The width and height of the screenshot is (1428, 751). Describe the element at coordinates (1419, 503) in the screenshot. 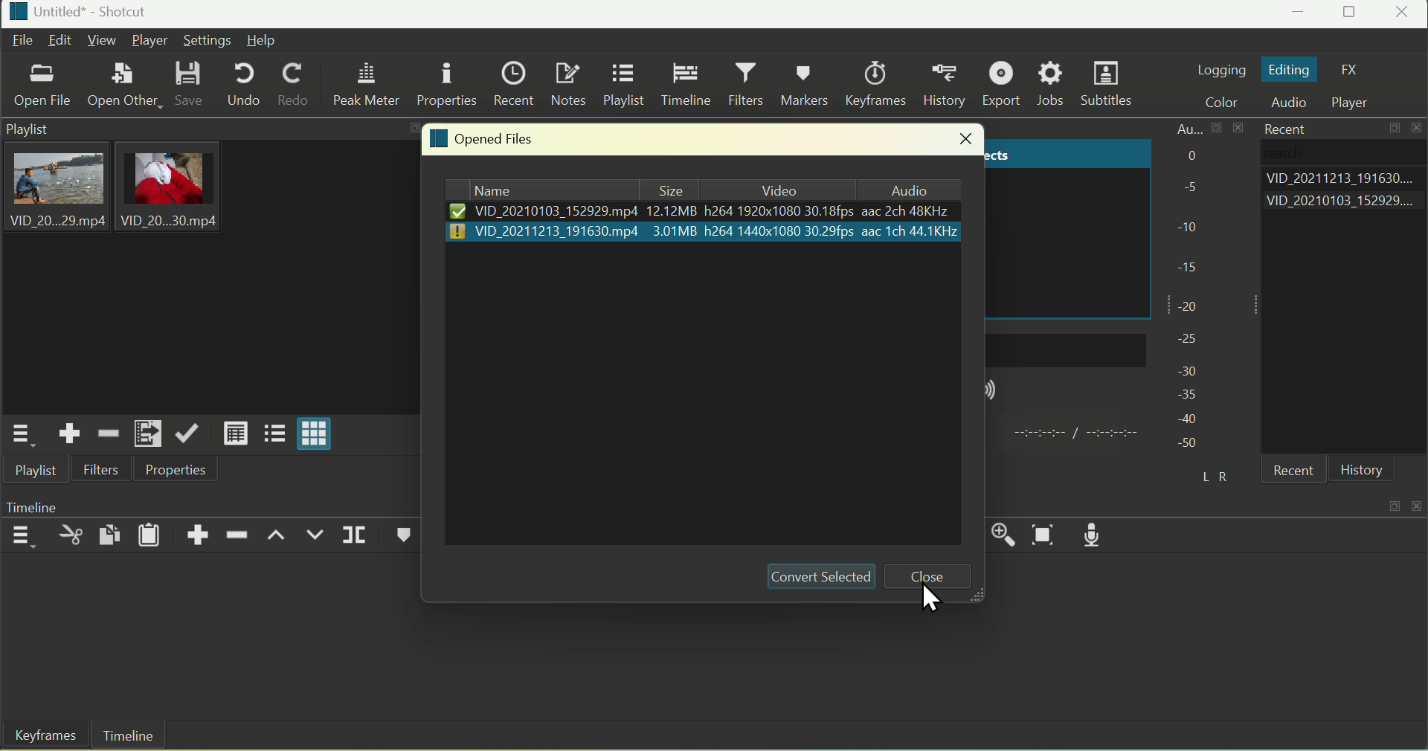

I see `close` at that location.